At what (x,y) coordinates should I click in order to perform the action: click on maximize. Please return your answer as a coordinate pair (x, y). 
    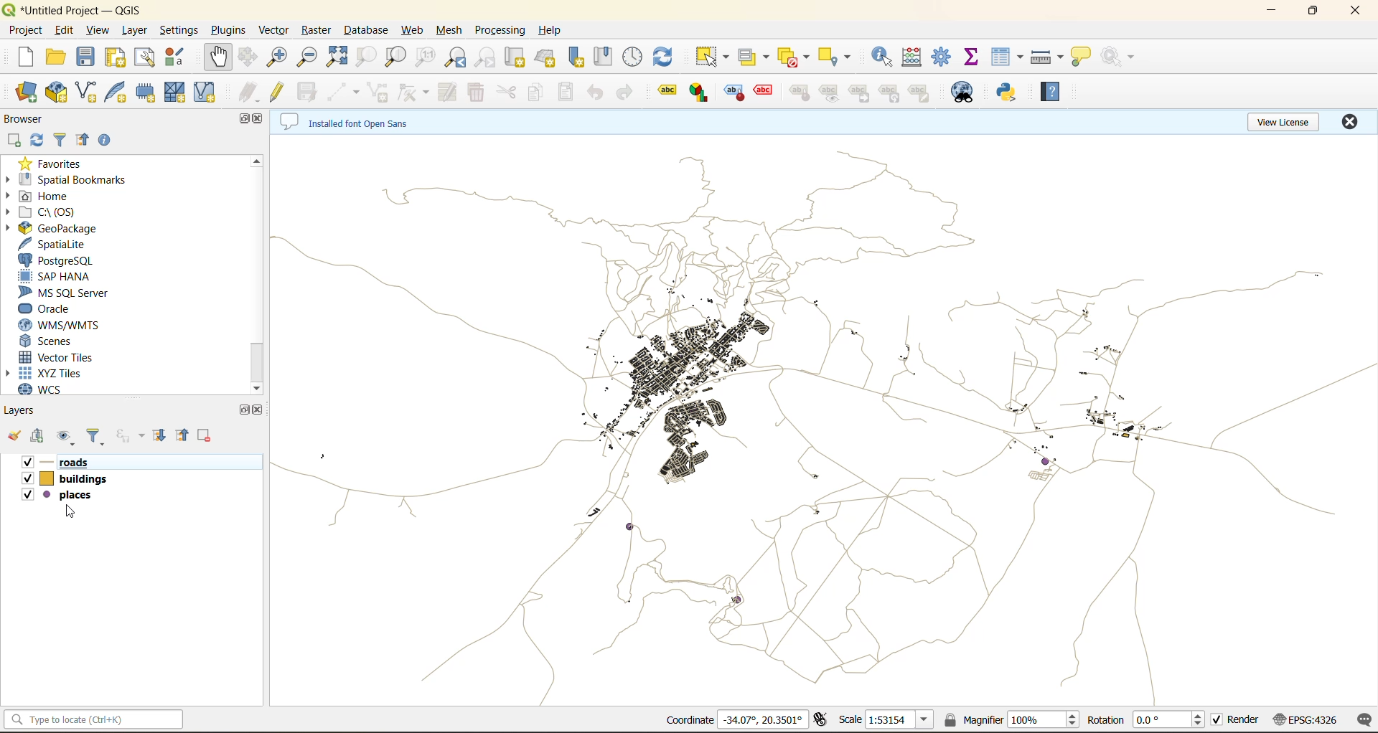
    Looking at the image, I should click on (1314, 11).